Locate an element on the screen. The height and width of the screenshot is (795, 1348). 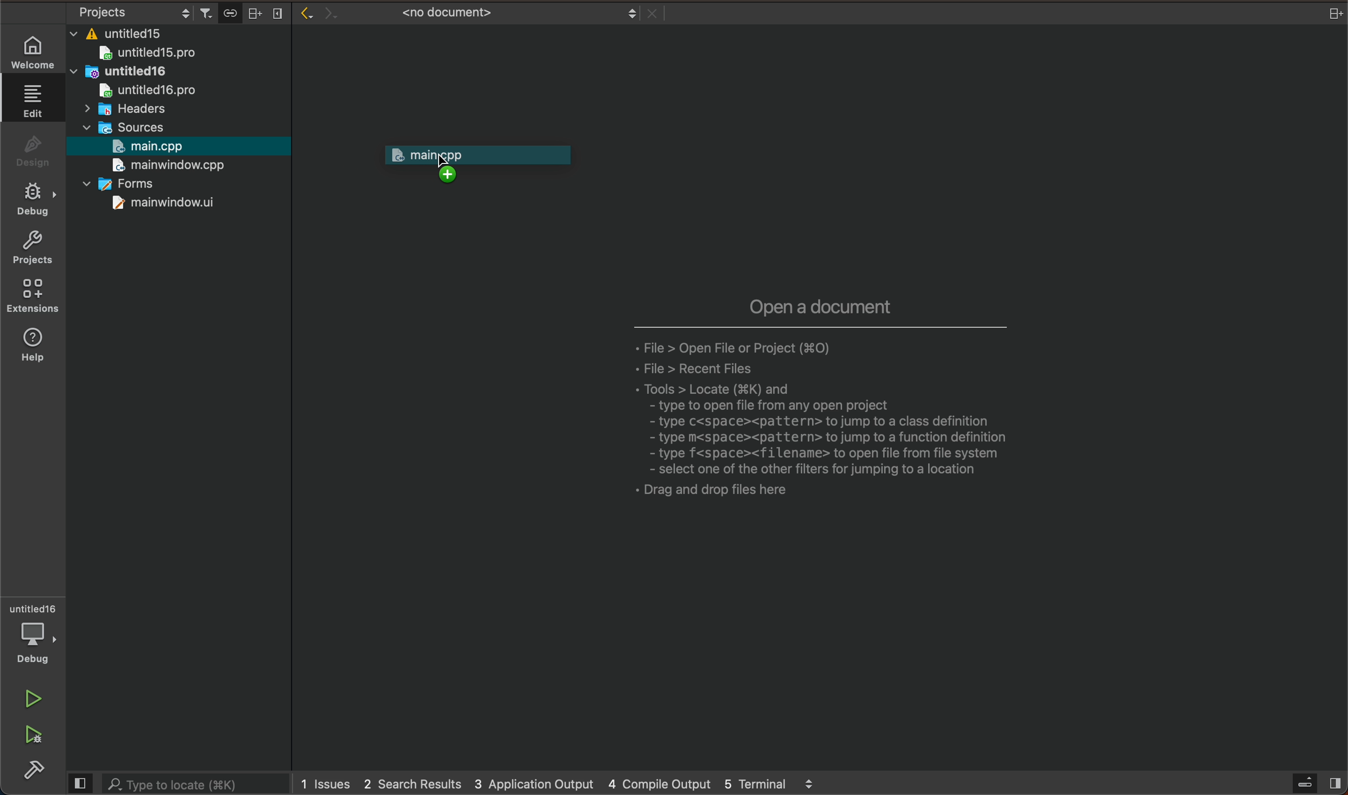
untitled16pro is located at coordinates (150, 89).